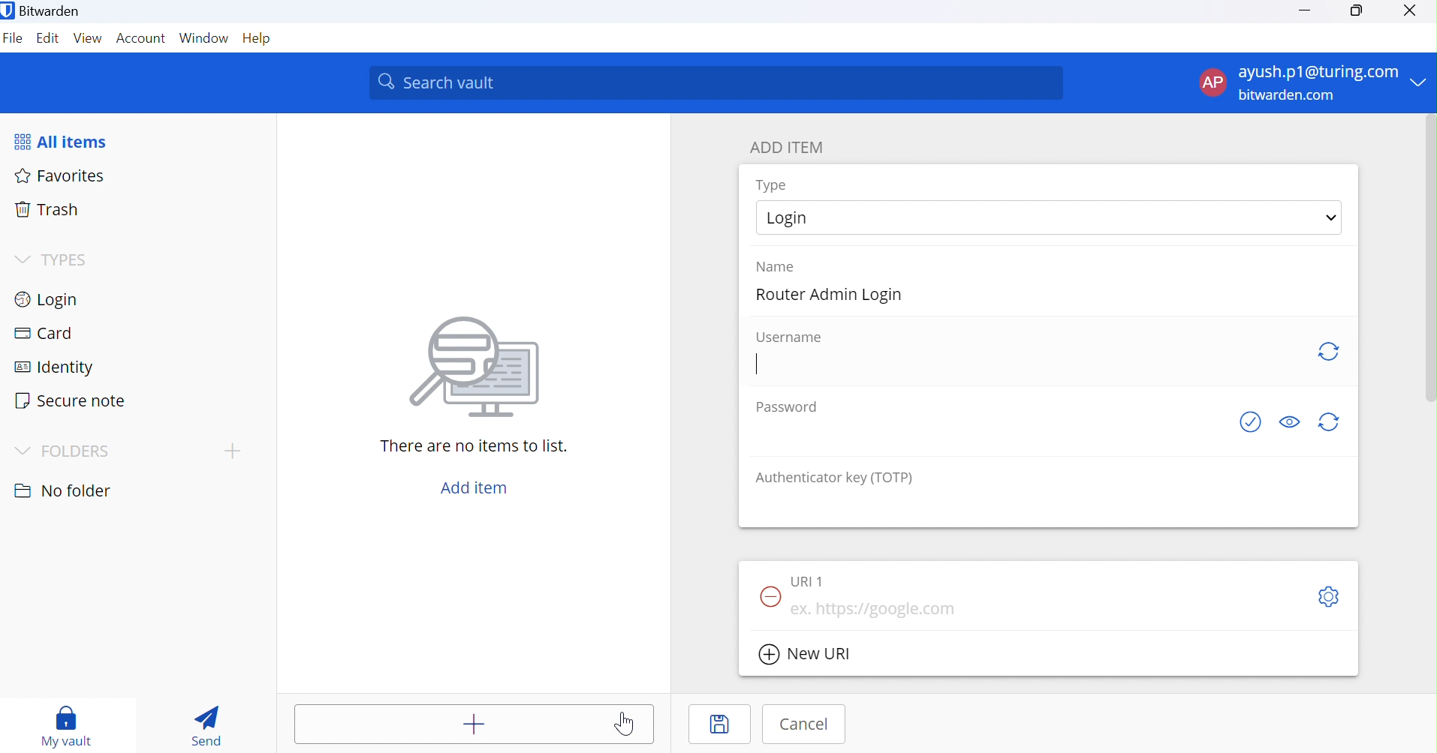  I want to click on Cancel, so click(804, 724).